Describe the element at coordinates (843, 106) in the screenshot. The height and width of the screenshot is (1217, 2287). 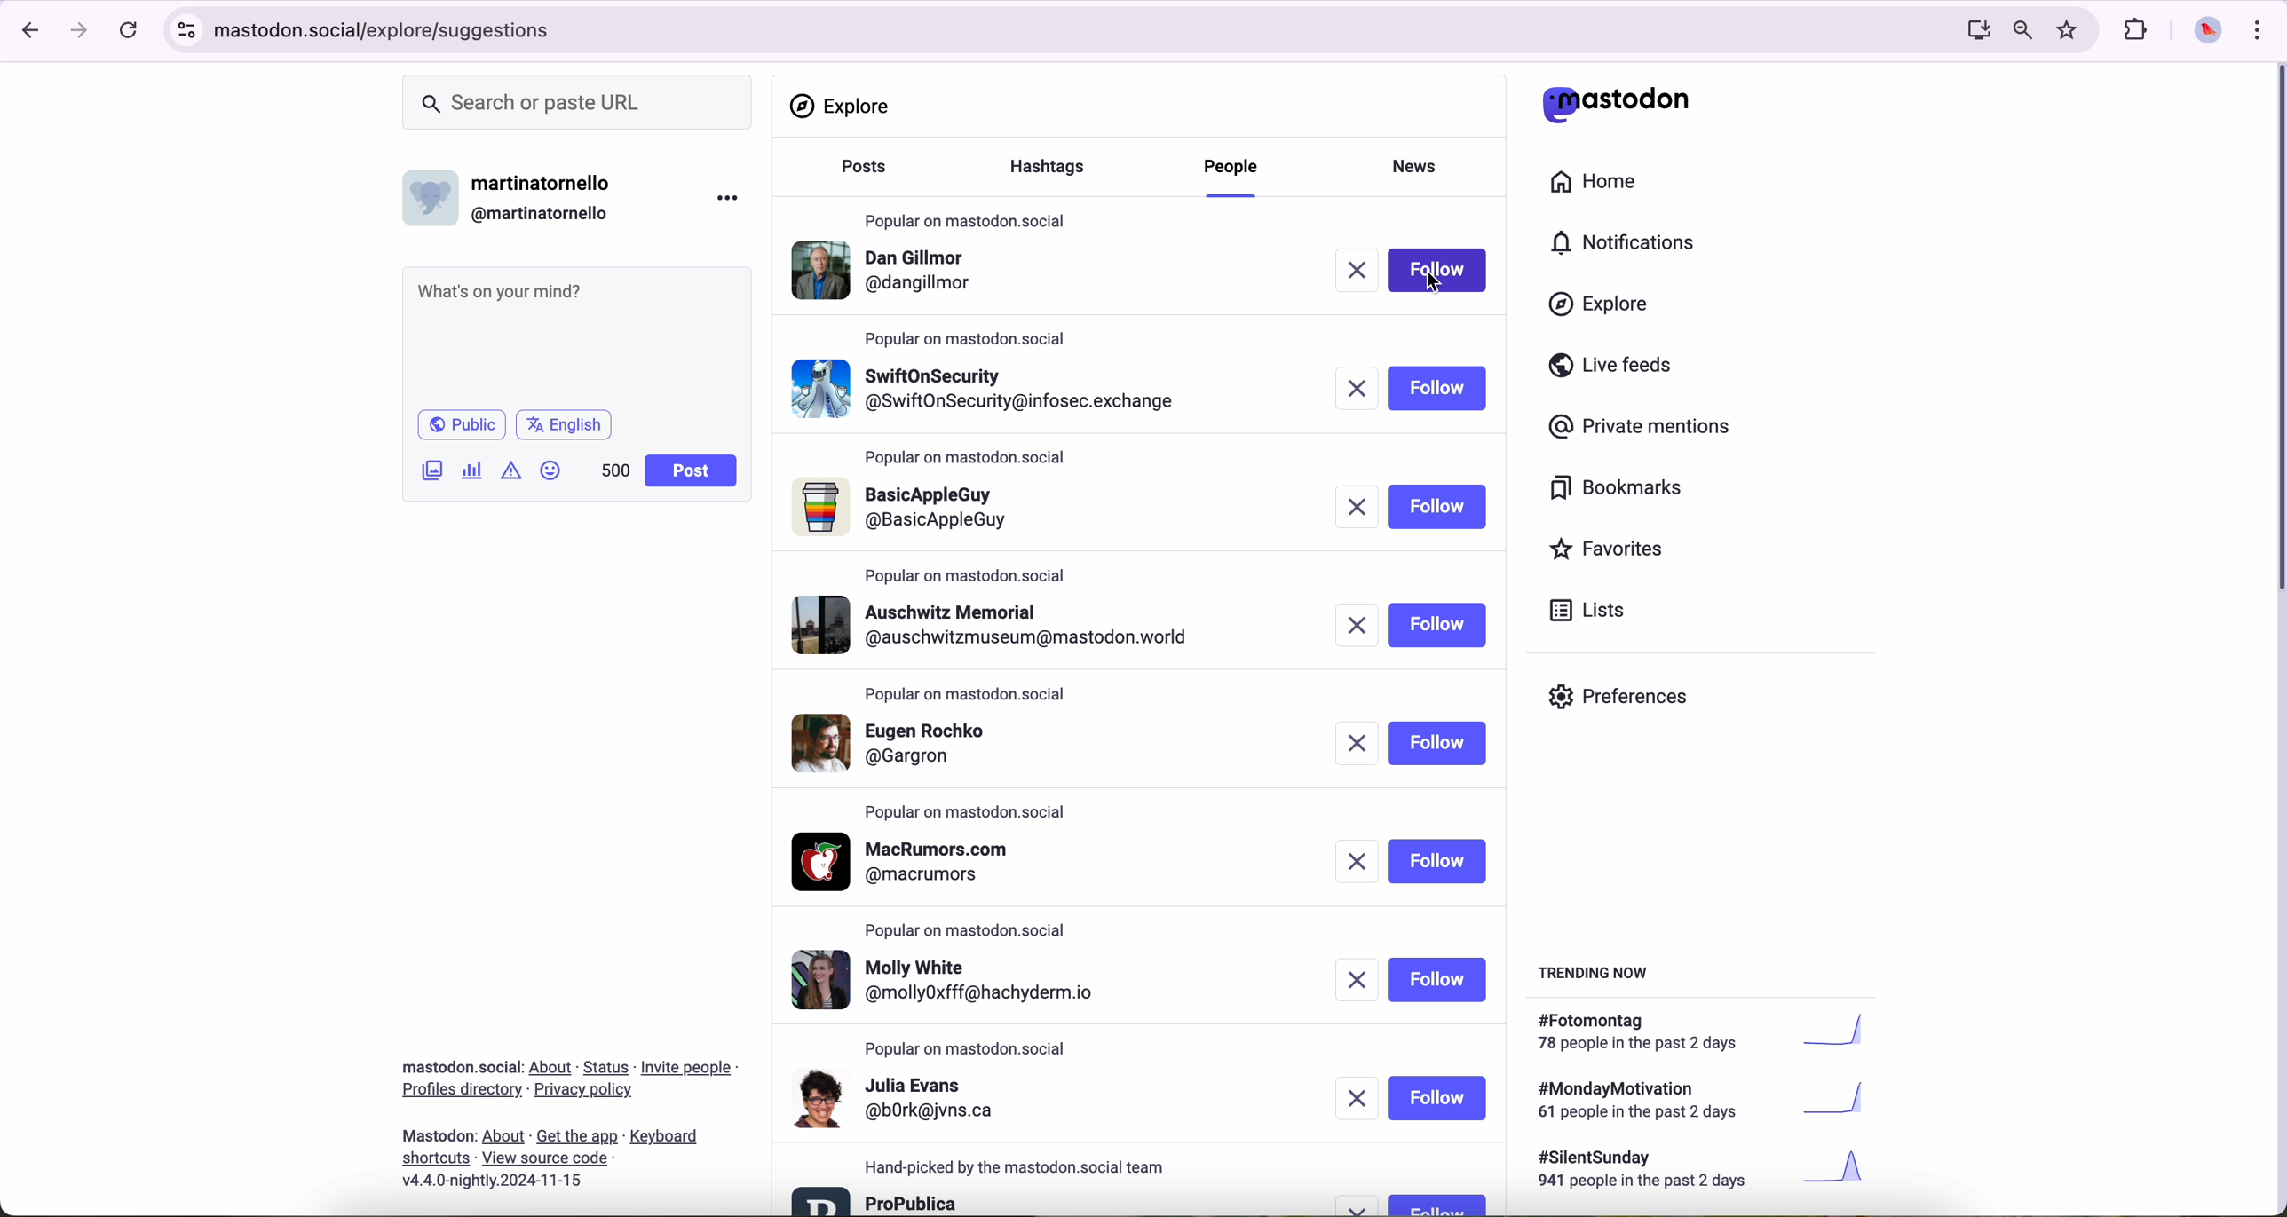
I see `explore section` at that location.